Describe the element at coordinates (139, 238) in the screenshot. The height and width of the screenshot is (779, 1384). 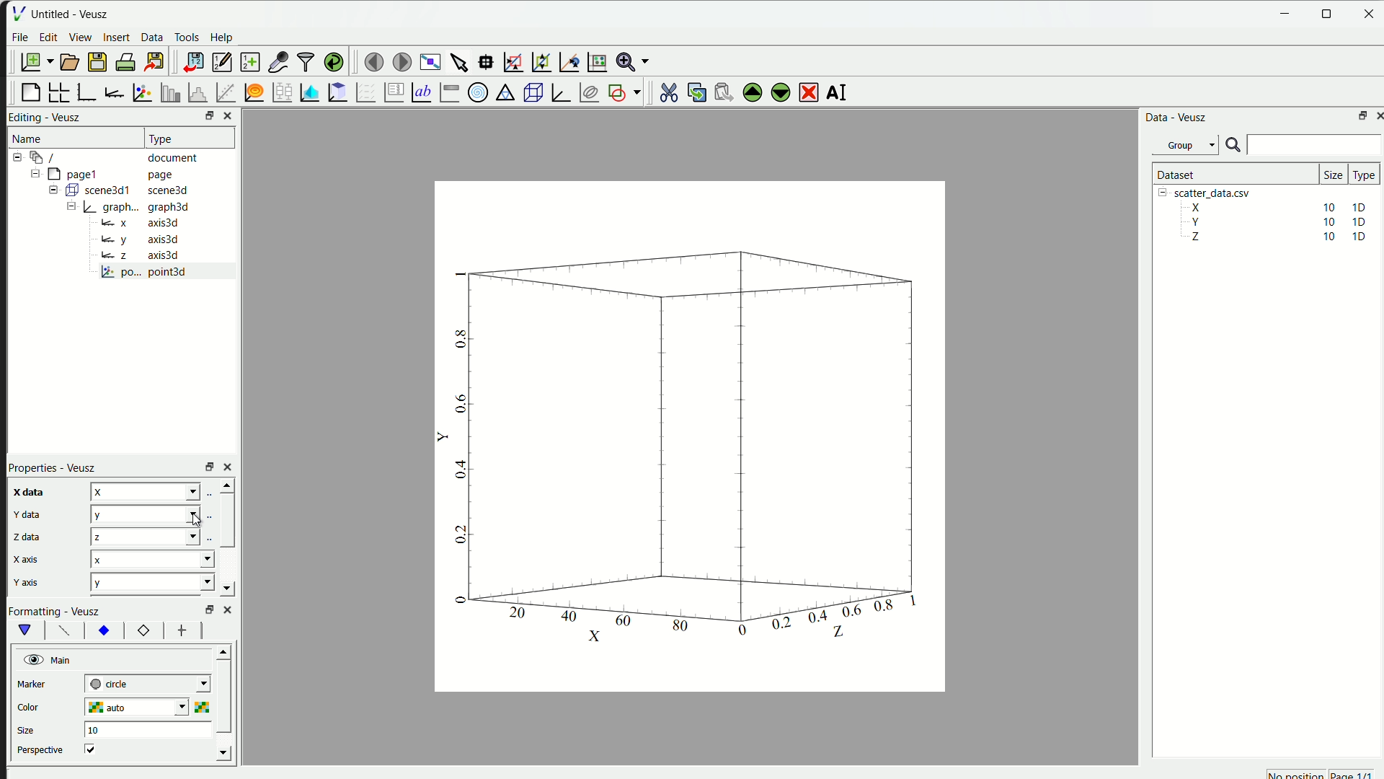
I see `y axis3d` at that location.